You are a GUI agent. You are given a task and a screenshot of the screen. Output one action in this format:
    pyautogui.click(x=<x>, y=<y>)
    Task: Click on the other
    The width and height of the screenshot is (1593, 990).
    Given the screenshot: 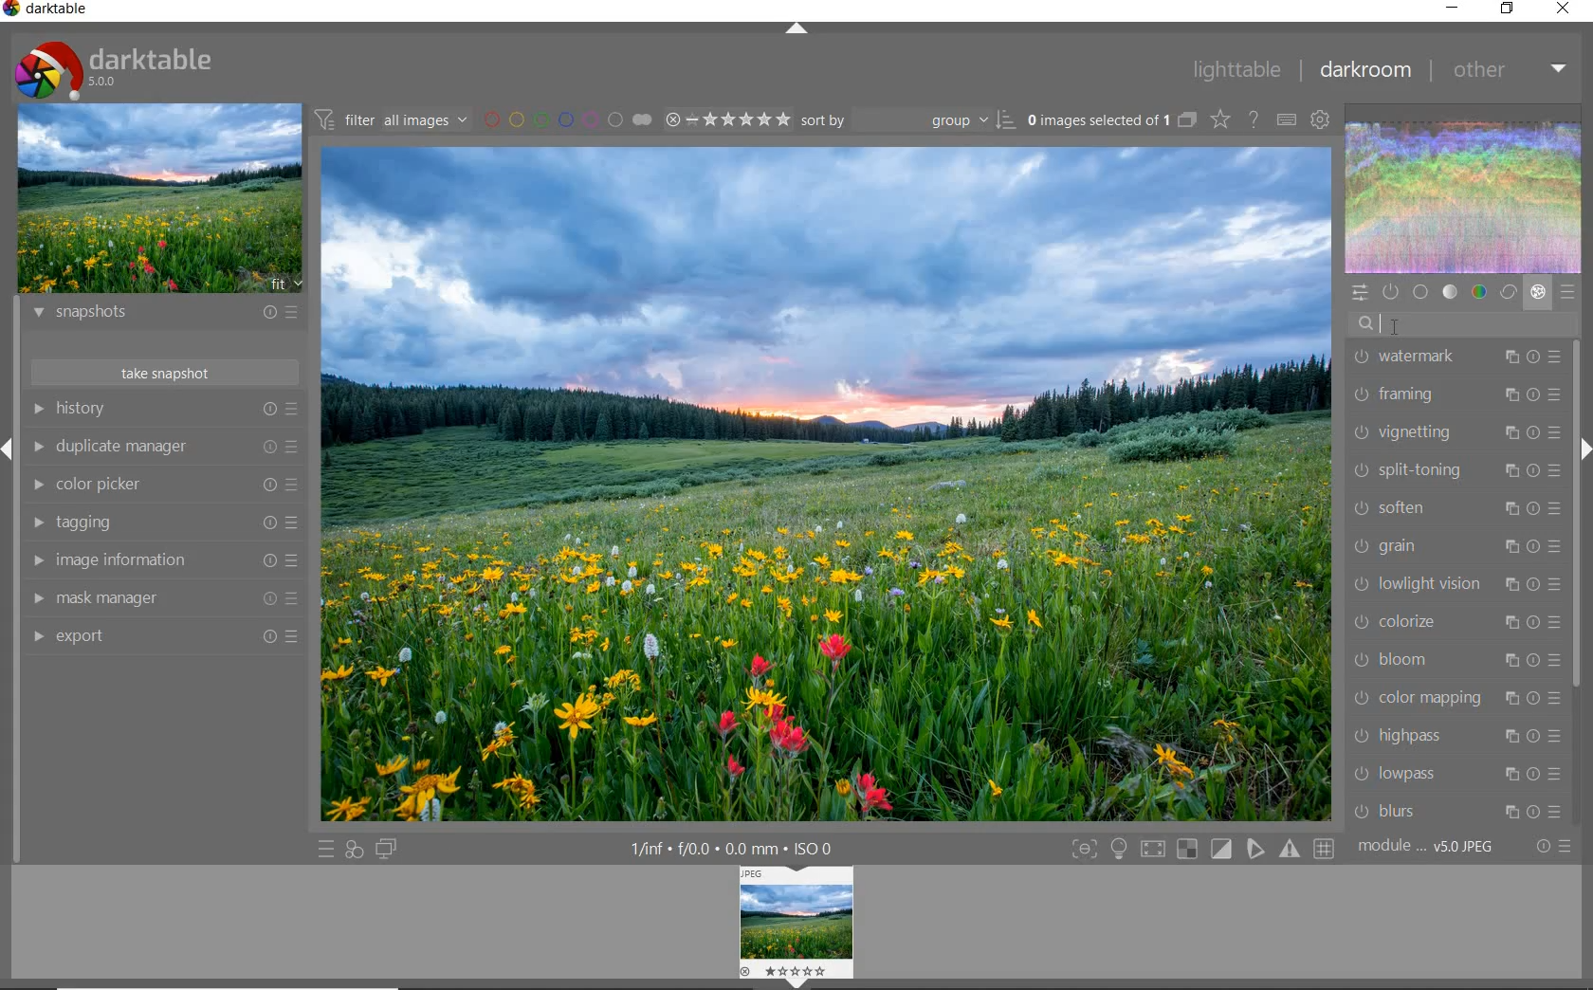 What is the action you would take?
    pyautogui.click(x=1511, y=72)
    